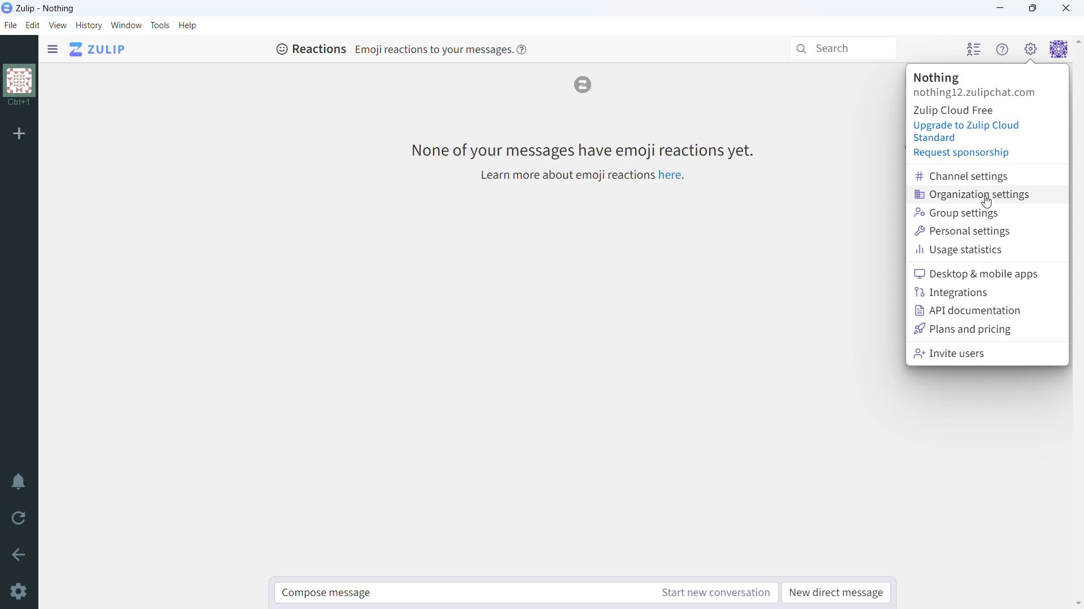  Describe the element at coordinates (1059, 49) in the screenshot. I see `personal menu` at that location.